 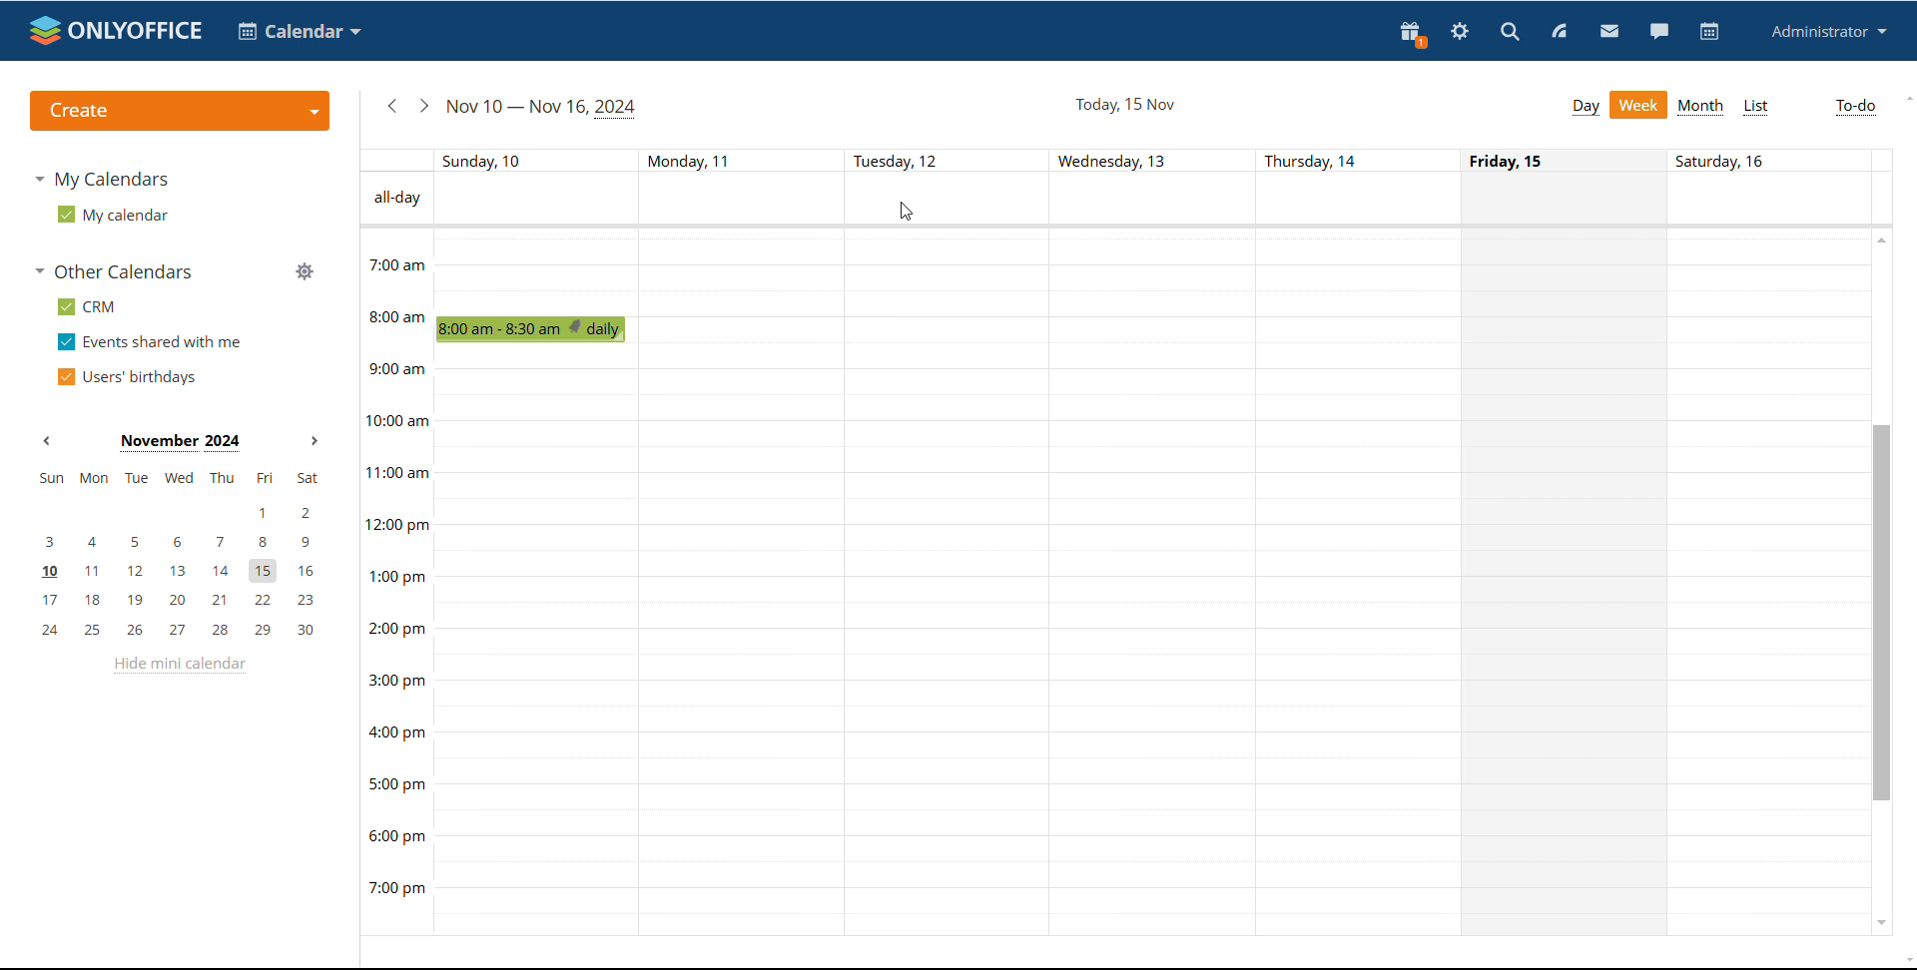 I want to click on crm, so click(x=87, y=306).